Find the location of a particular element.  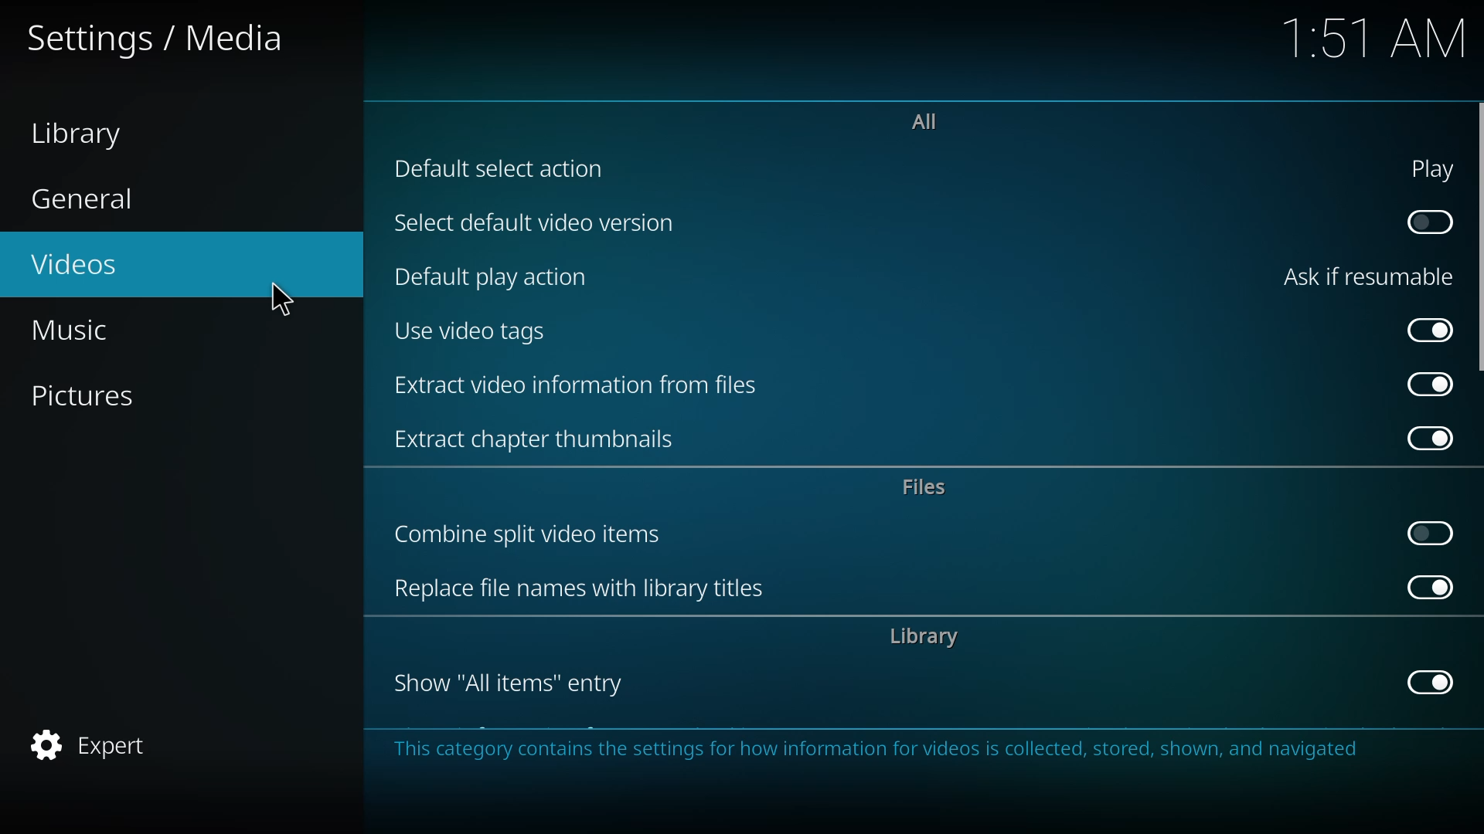

enabled is located at coordinates (1424, 438).